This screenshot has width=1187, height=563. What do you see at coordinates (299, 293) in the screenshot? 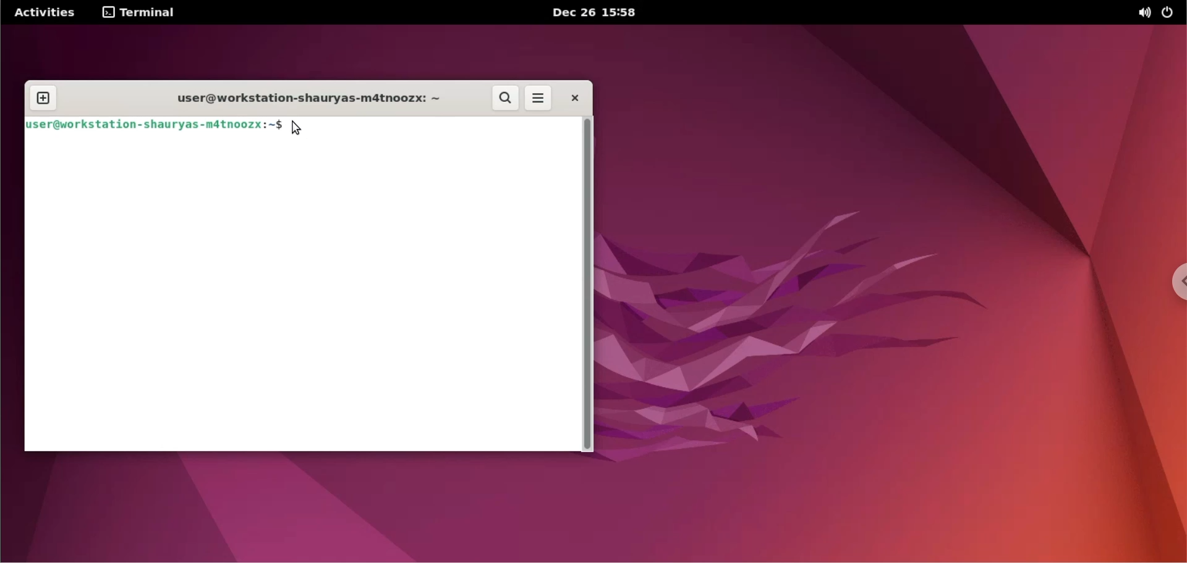
I see `Command input` at bounding box center [299, 293].